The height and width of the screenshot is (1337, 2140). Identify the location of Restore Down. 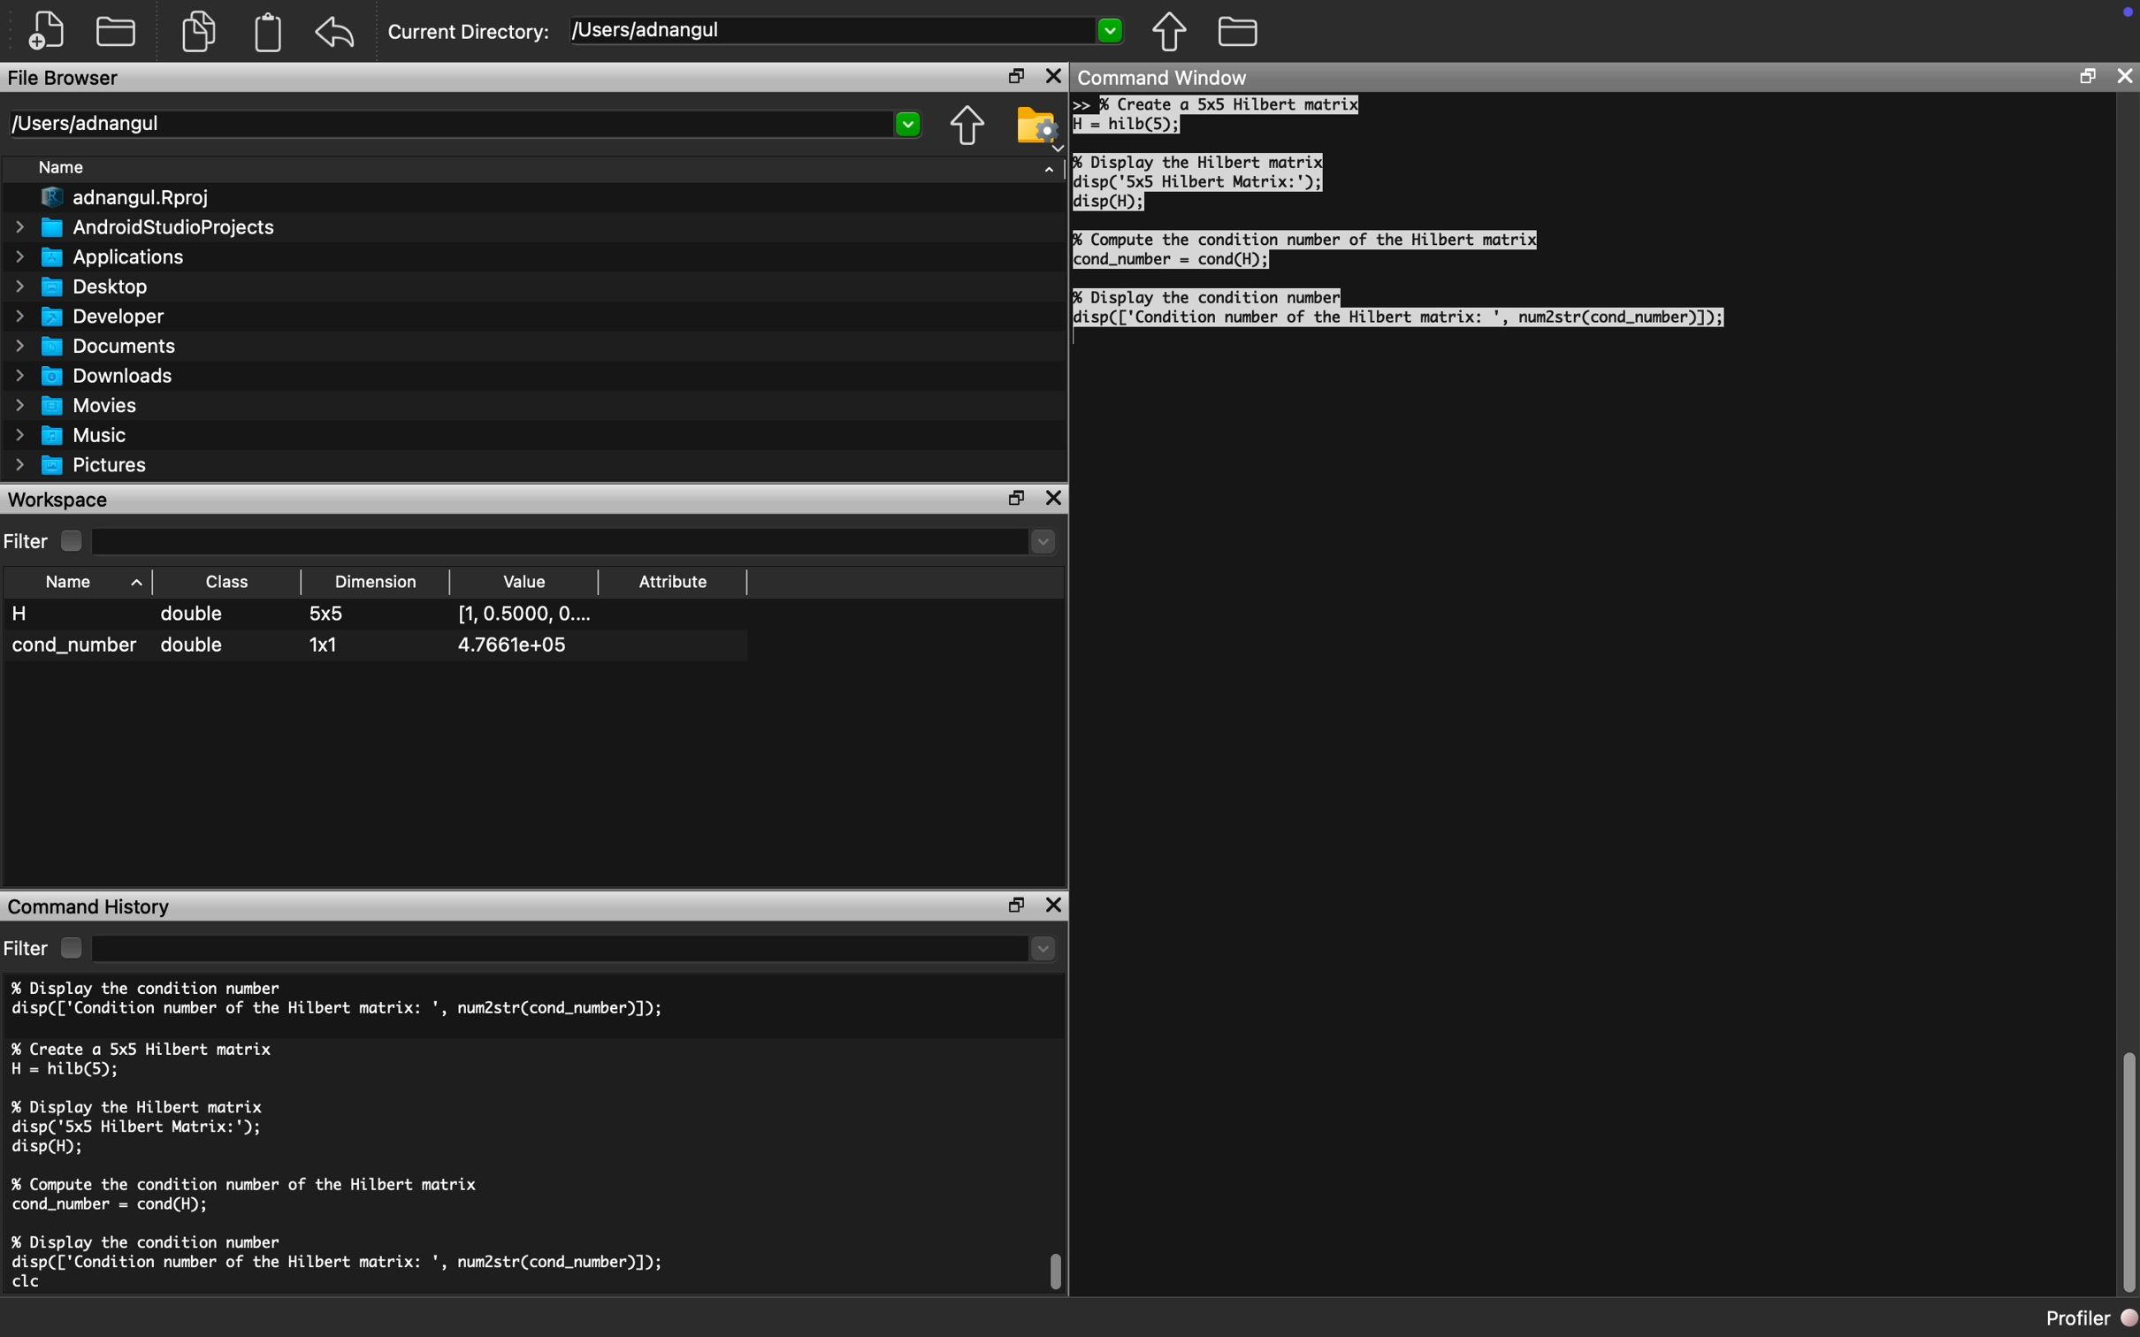
(1016, 496).